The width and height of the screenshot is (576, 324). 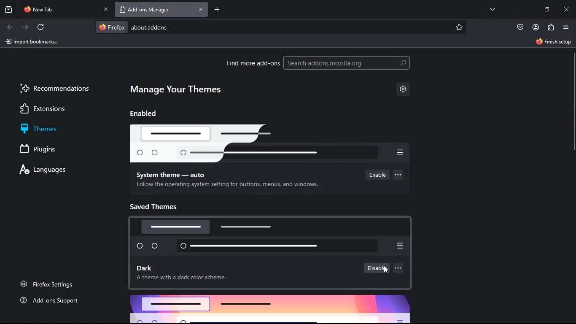 I want to click on logo, so click(x=270, y=237).